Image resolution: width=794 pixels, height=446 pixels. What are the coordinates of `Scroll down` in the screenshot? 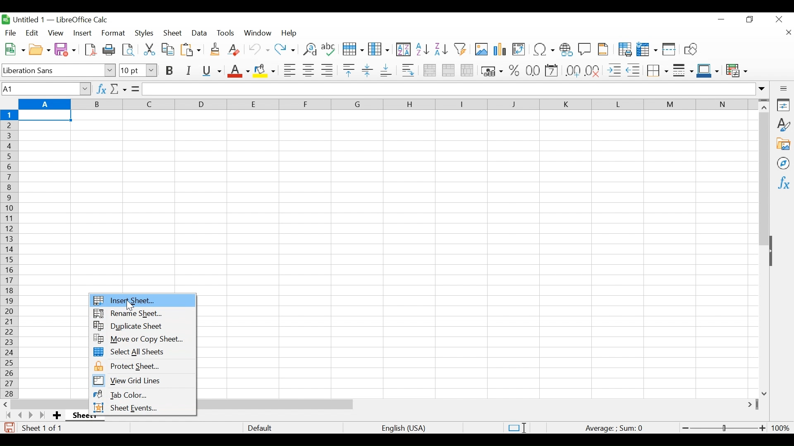 It's located at (765, 392).